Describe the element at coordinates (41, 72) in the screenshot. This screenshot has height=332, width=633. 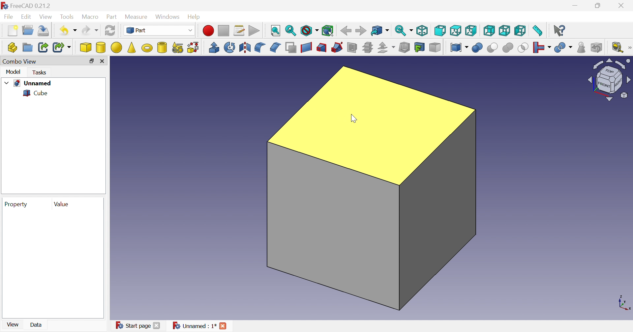
I see `Tasks` at that location.